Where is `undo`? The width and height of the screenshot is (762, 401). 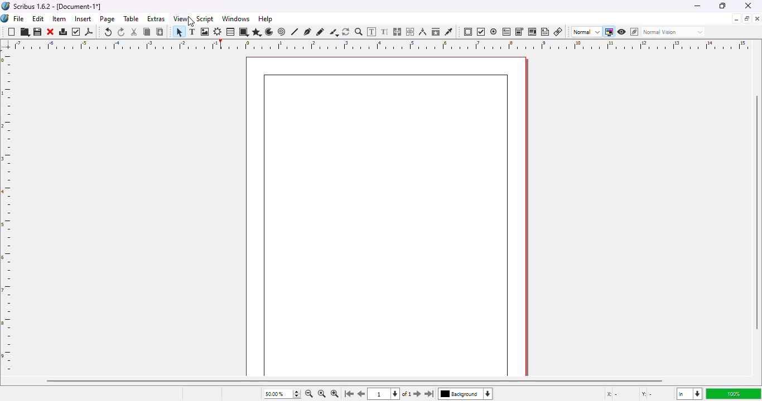
undo is located at coordinates (108, 32).